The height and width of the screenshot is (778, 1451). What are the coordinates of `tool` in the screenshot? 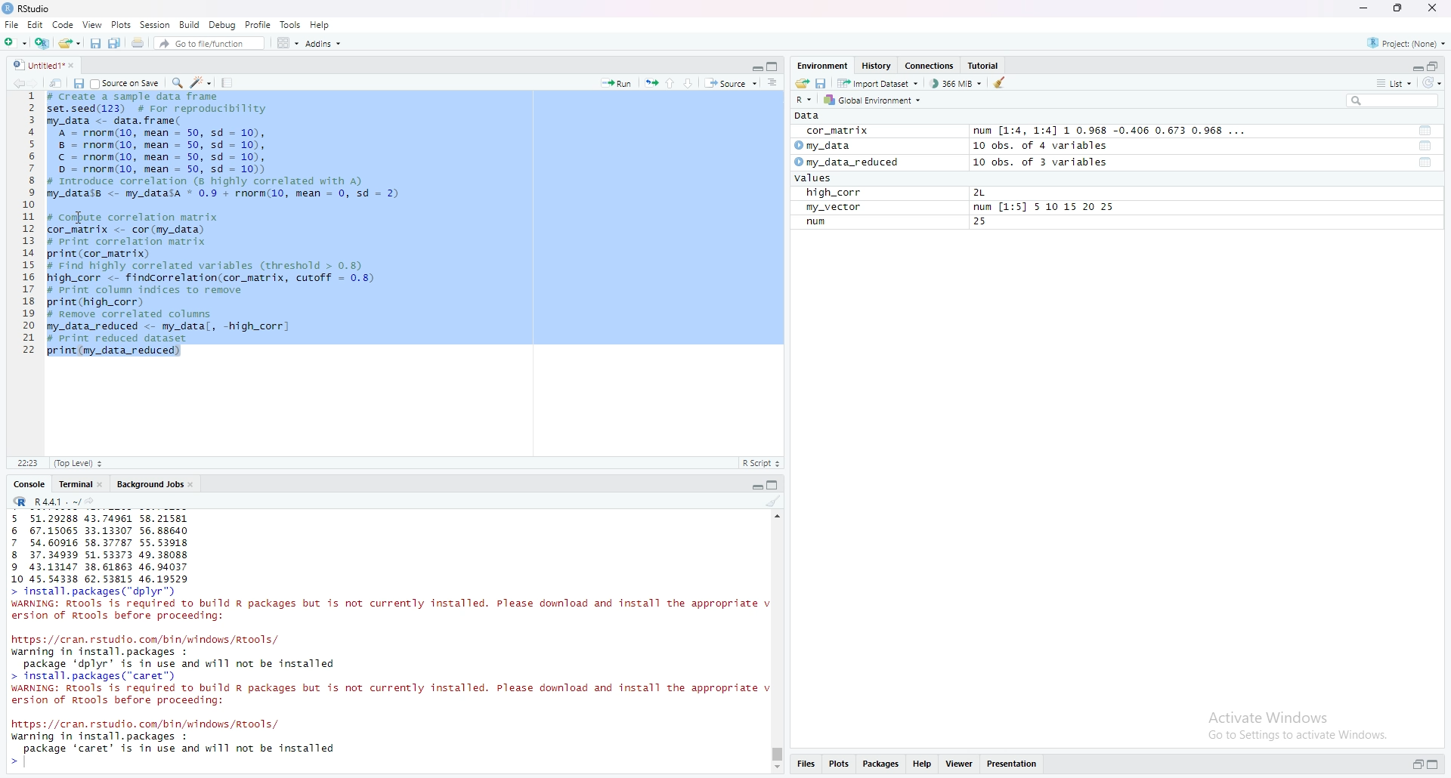 It's located at (1426, 146).